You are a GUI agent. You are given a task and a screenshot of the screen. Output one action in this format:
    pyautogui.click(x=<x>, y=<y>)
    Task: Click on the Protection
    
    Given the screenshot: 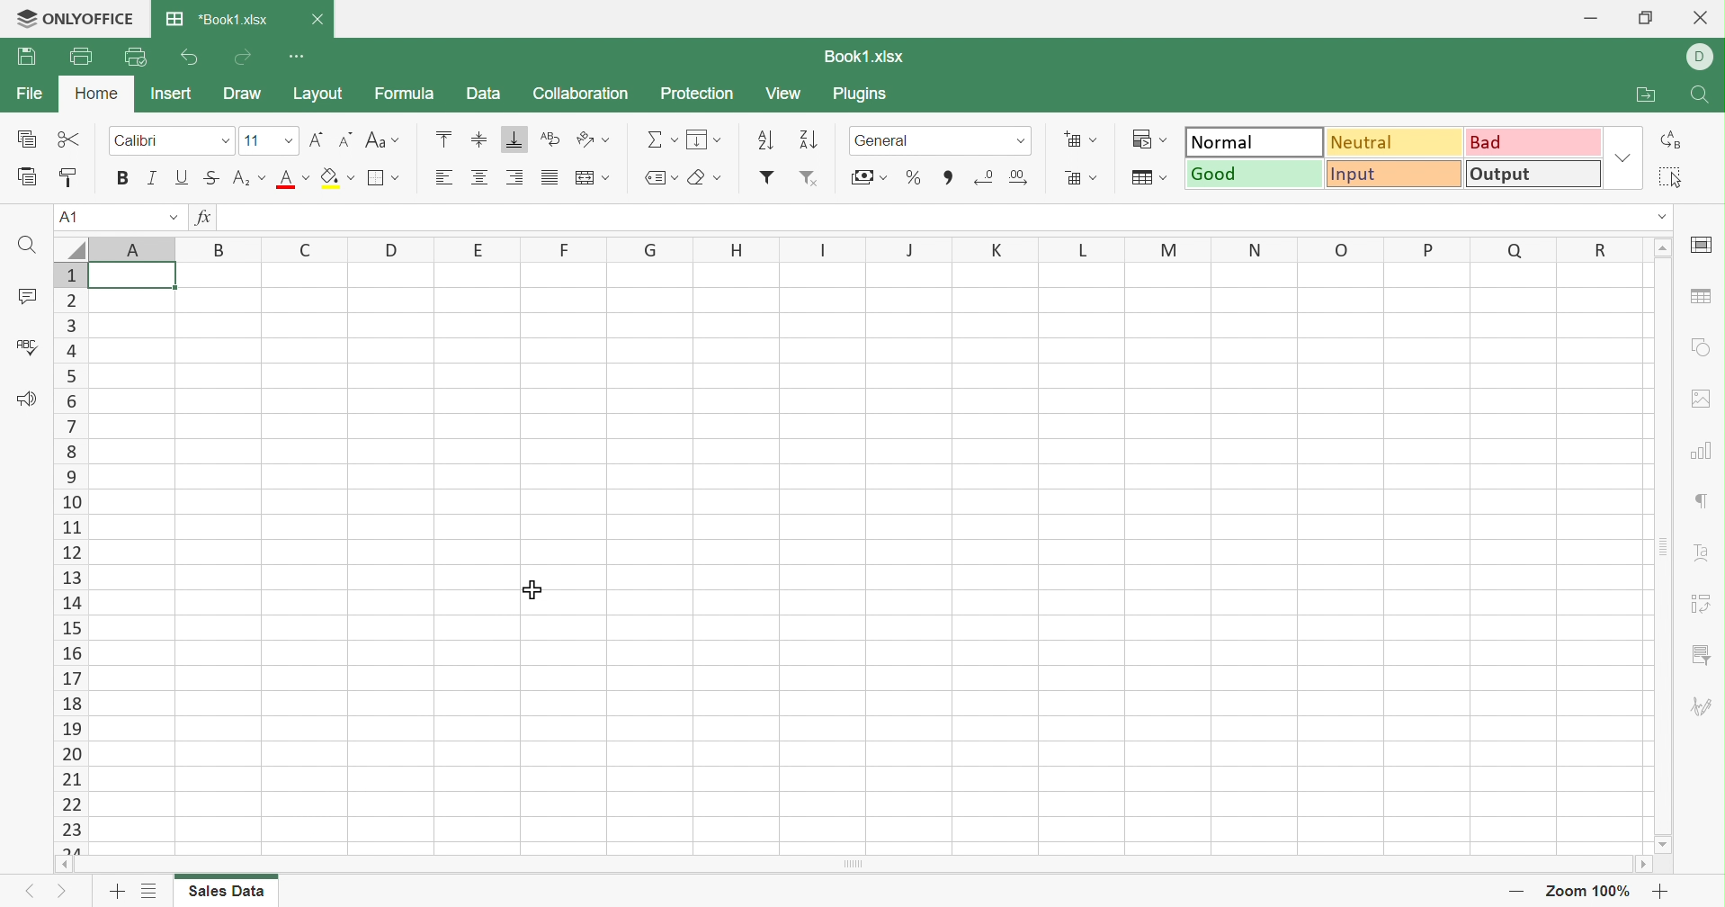 What is the action you would take?
    pyautogui.click(x=699, y=93)
    